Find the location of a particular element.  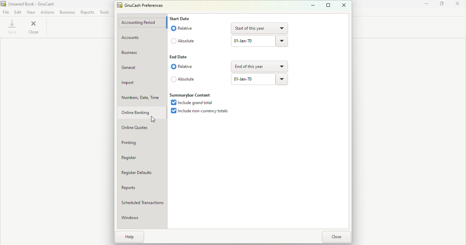

Reports is located at coordinates (87, 13).